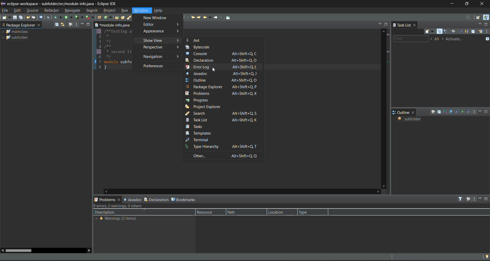  I want to click on hide fields, so click(451, 112).